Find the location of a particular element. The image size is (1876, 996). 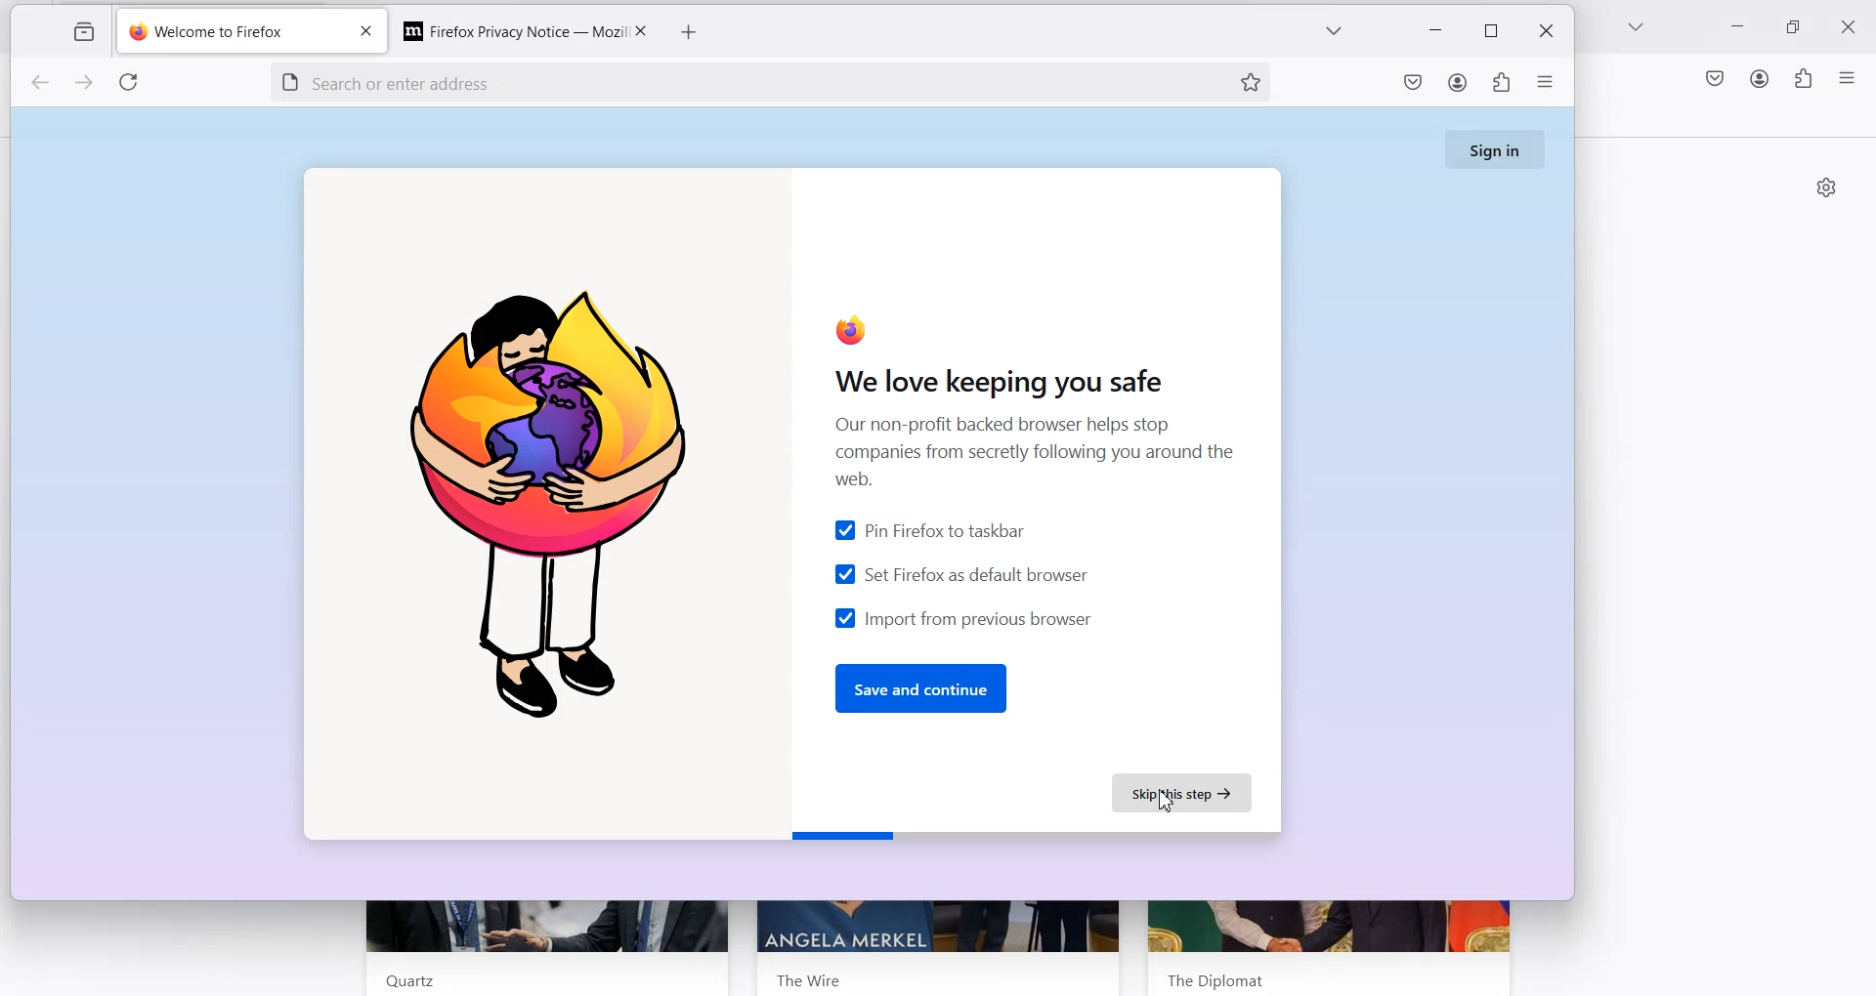

open application menu is located at coordinates (1546, 86).